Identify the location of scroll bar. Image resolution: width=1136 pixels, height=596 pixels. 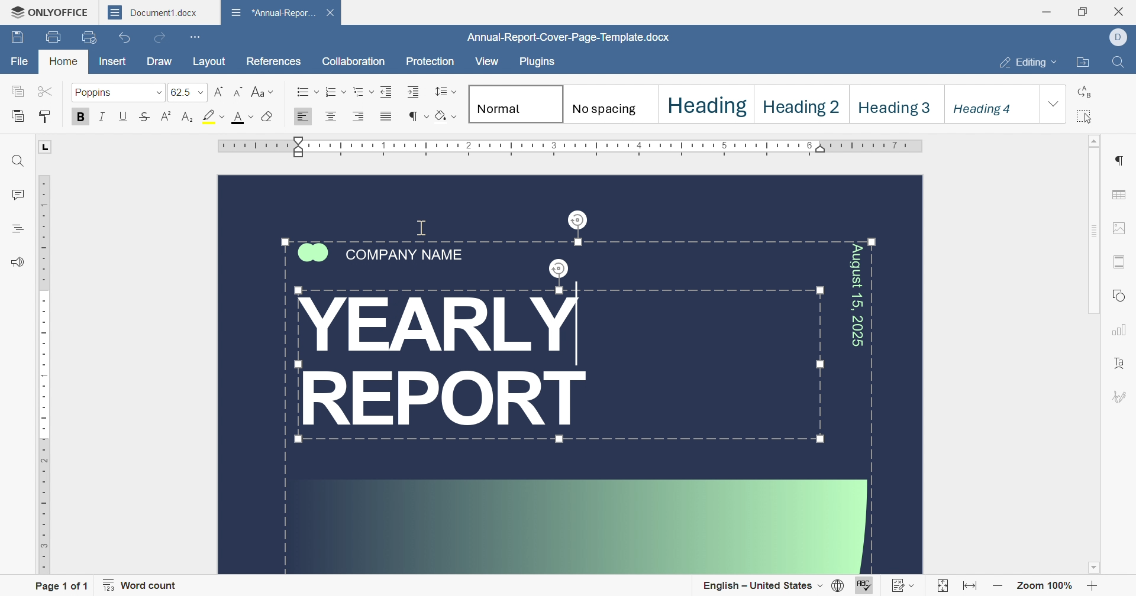
(1092, 237).